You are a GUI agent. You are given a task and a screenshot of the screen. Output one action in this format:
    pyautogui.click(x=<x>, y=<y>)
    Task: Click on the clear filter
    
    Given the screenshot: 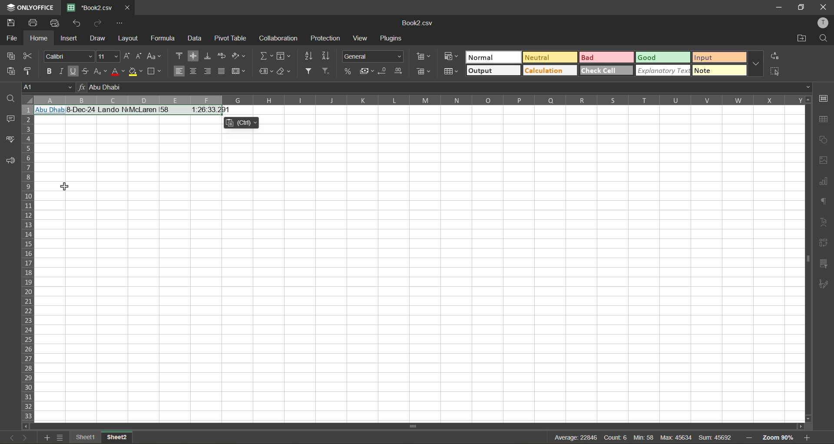 What is the action you would take?
    pyautogui.click(x=329, y=72)
    